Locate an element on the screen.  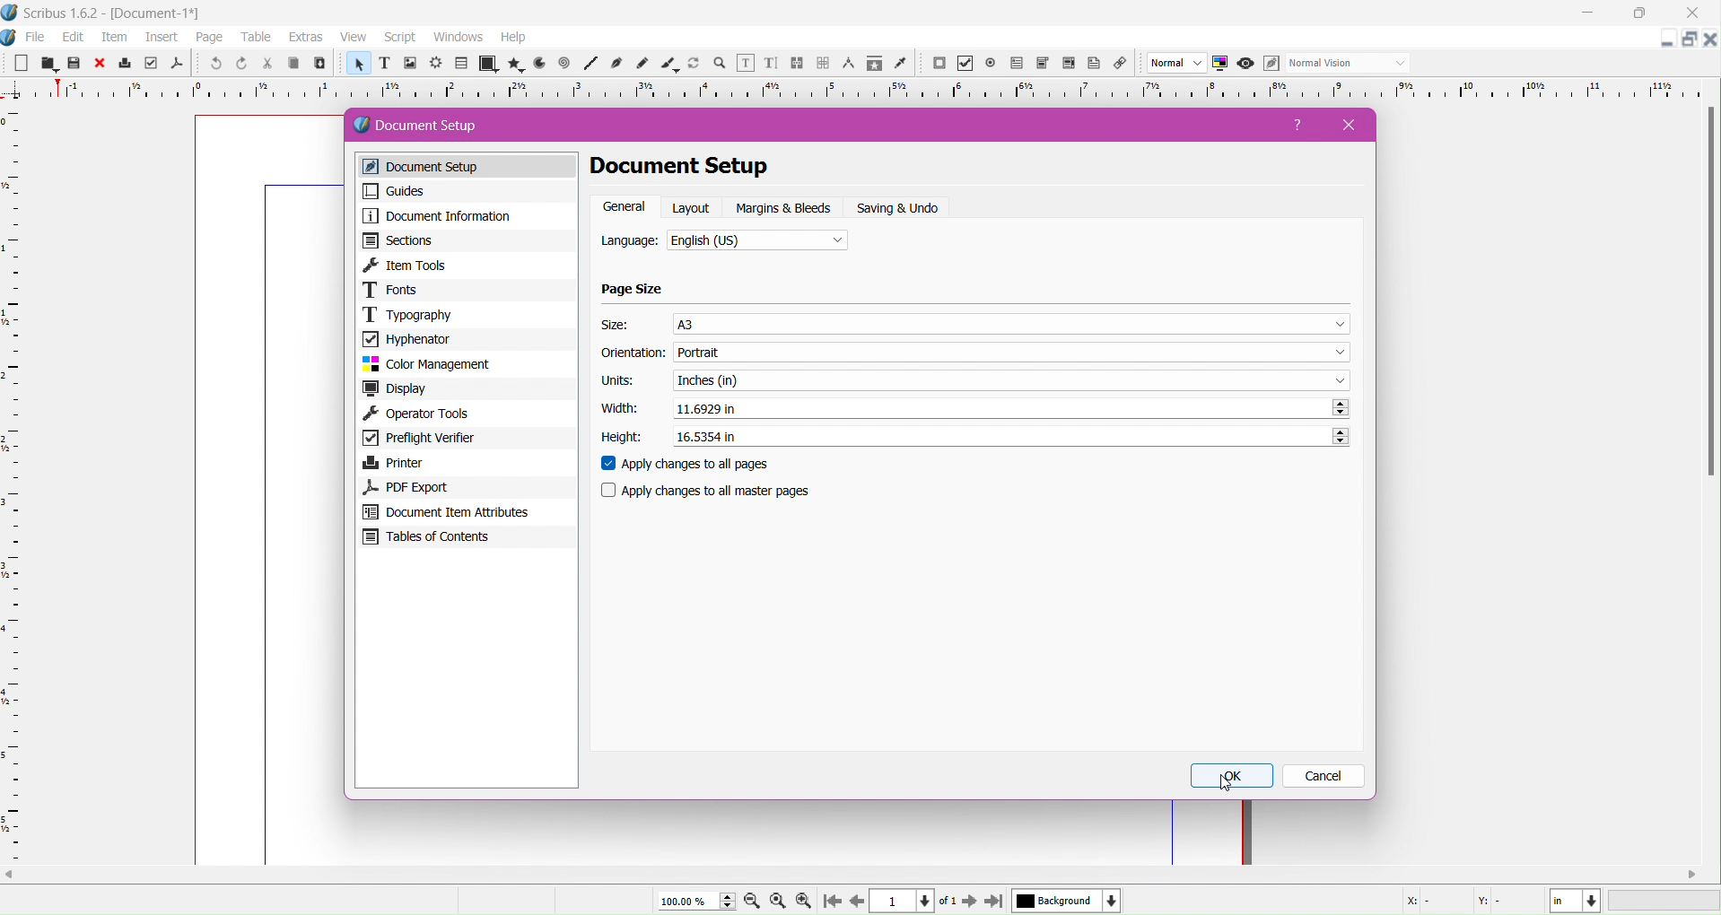
table is located at coordinates (461, 64).